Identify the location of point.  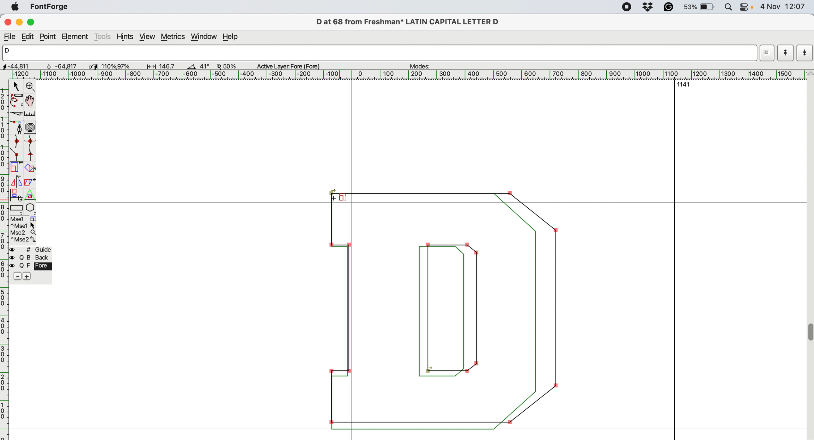
(48, 37).